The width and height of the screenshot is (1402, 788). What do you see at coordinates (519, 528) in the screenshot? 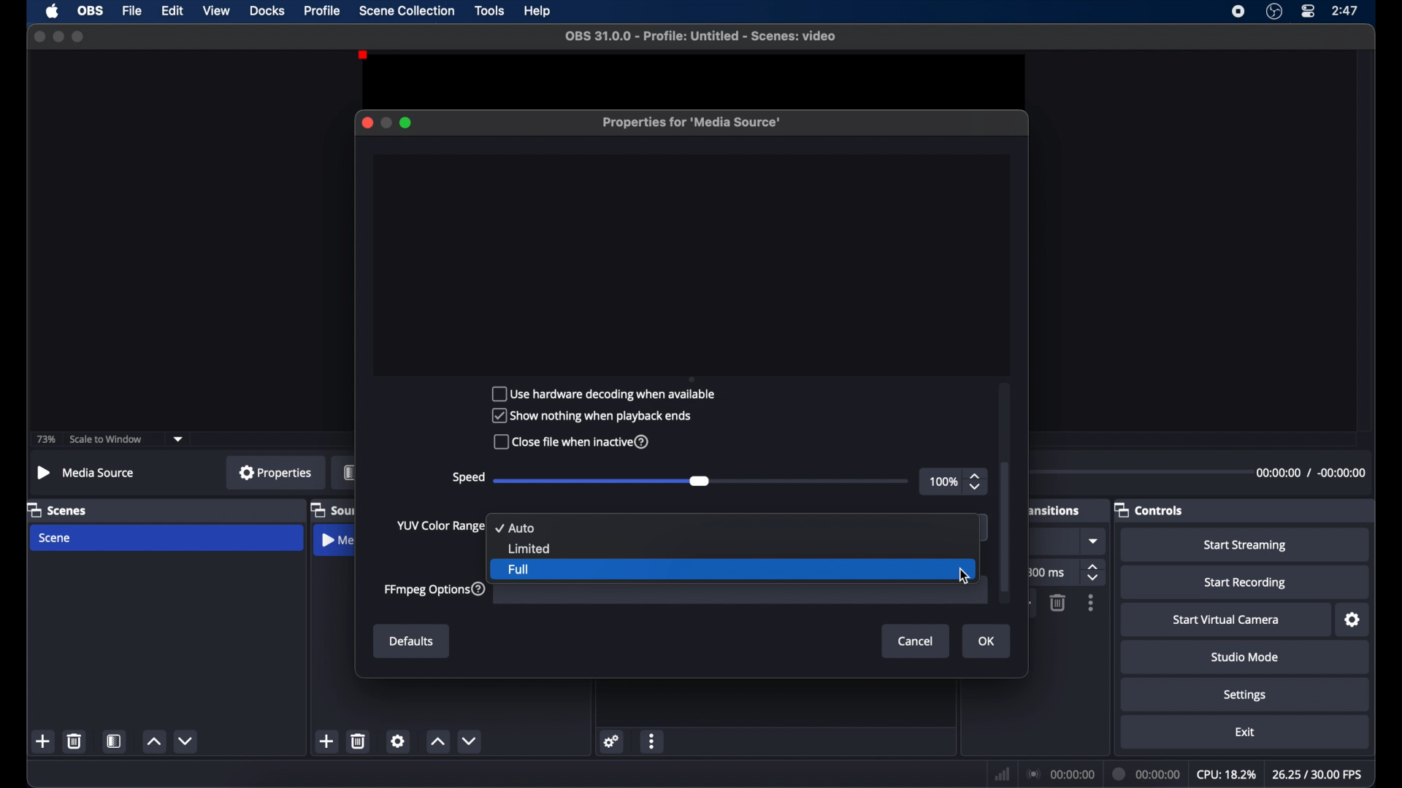
I see `auto` at bounding box center [519, 528].